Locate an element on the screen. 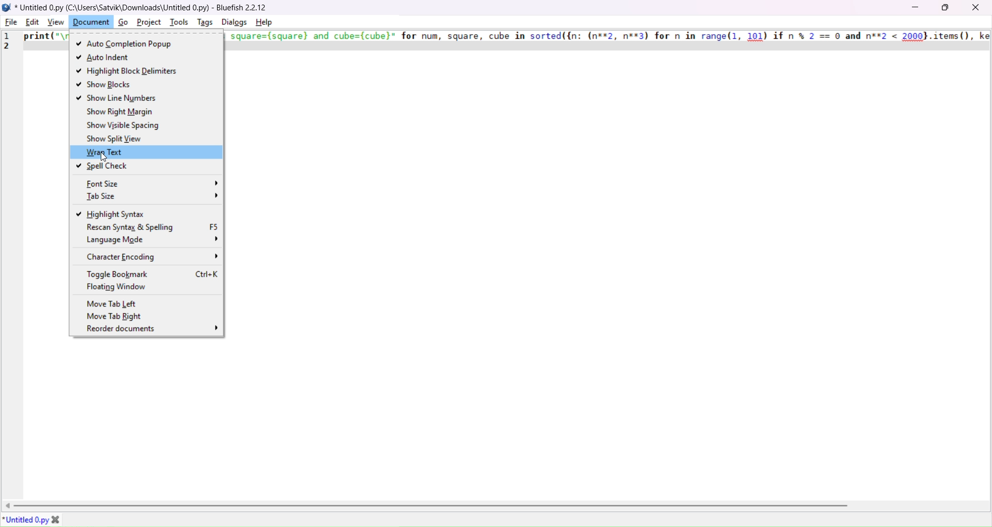  font size is located at coordinates (152, 183).